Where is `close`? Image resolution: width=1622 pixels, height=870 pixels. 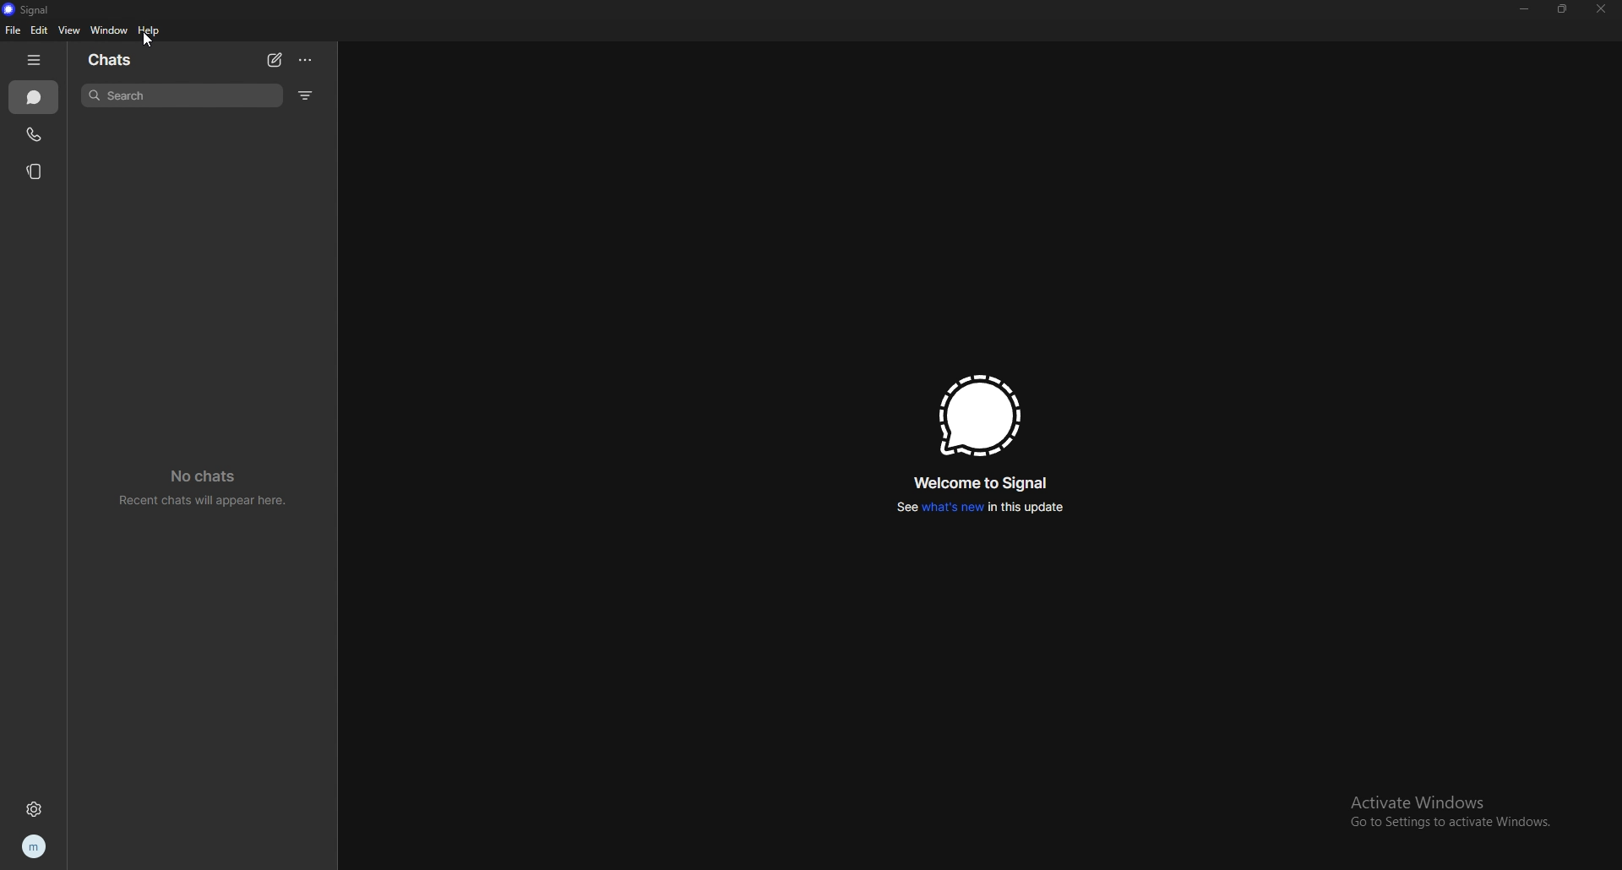
close is located at coordinates (1601, 8).